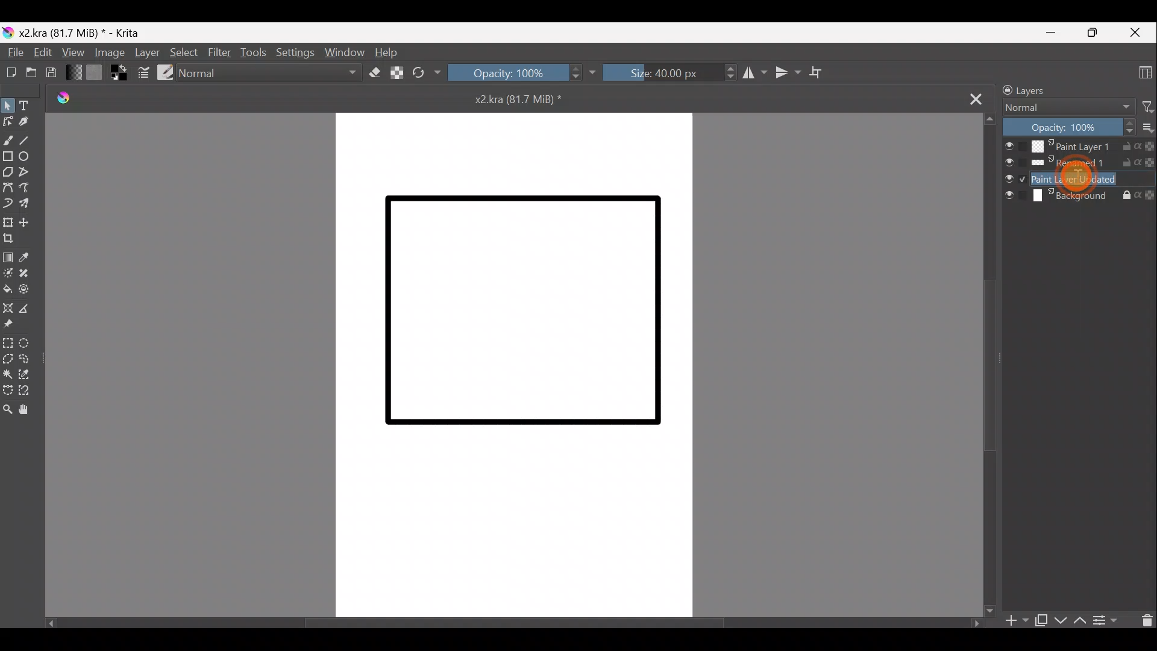  What do you see at coordinates (8, 274) in the screenshot?
I see `Colourise mask tool` at bounding box center [8, 274].